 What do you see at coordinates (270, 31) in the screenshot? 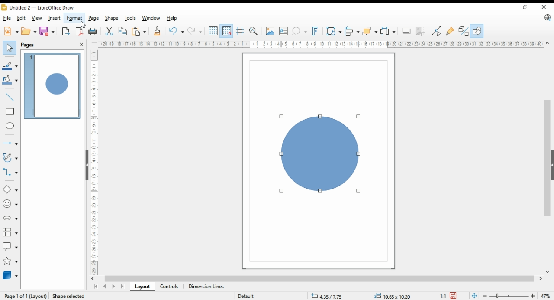
I see `insert image` at bounding box center [270, 31].